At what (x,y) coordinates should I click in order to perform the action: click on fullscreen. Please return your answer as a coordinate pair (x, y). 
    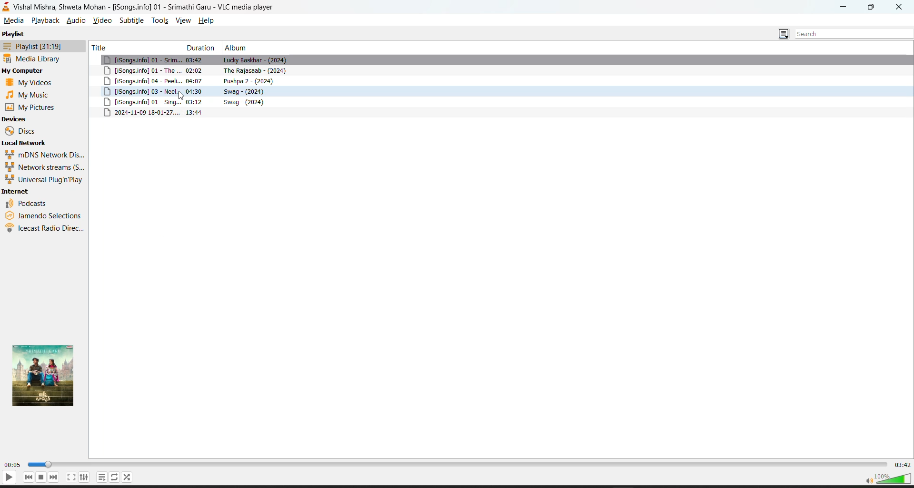
    Looking at the image, I should click on (71, 477).